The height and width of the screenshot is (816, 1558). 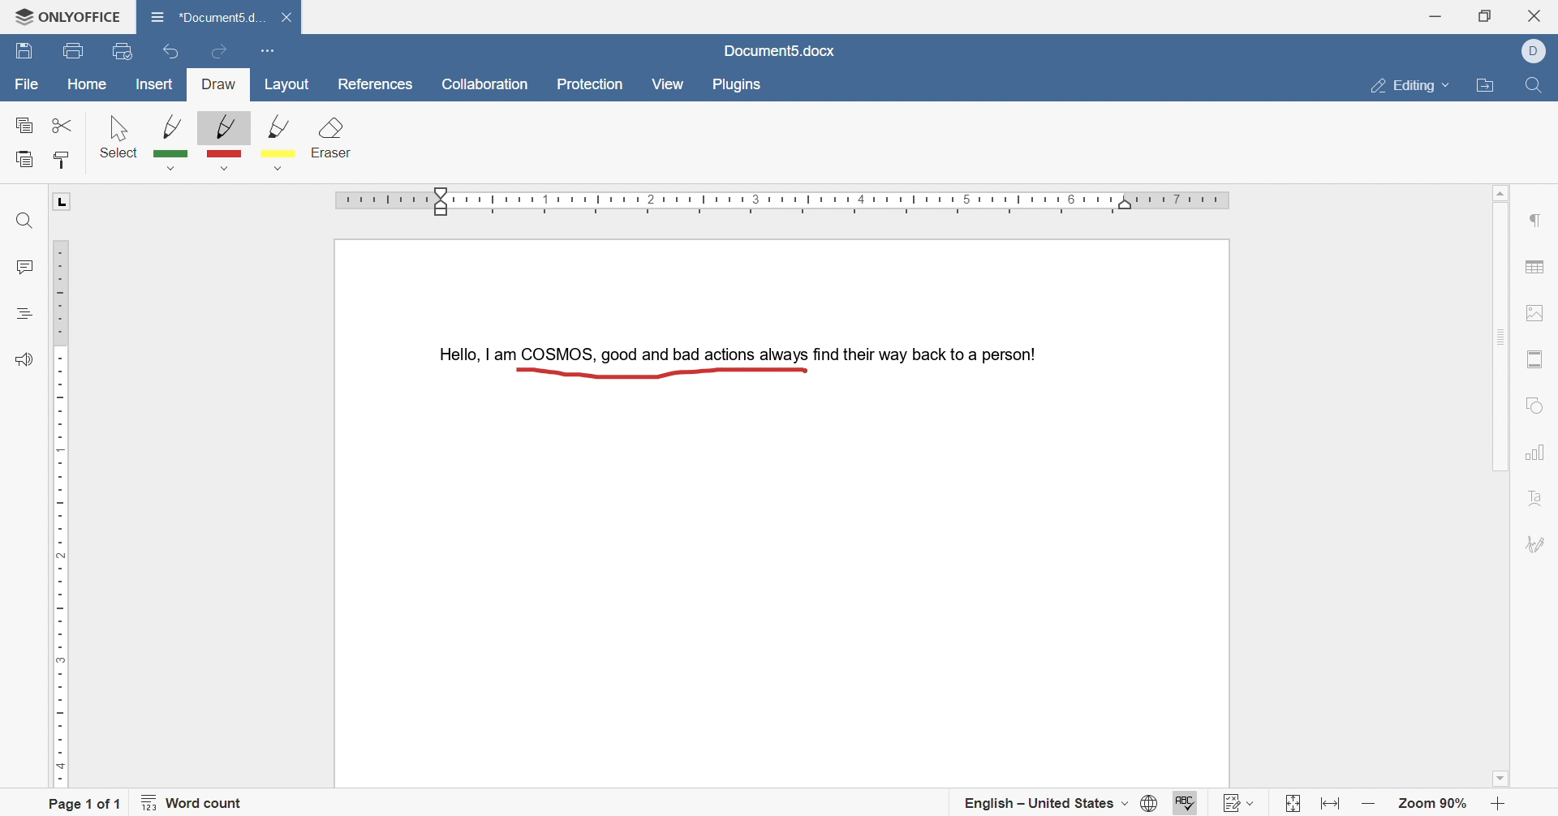 I want to click on MOUSE_UP Cursor Position, so click(x=804, y=371).